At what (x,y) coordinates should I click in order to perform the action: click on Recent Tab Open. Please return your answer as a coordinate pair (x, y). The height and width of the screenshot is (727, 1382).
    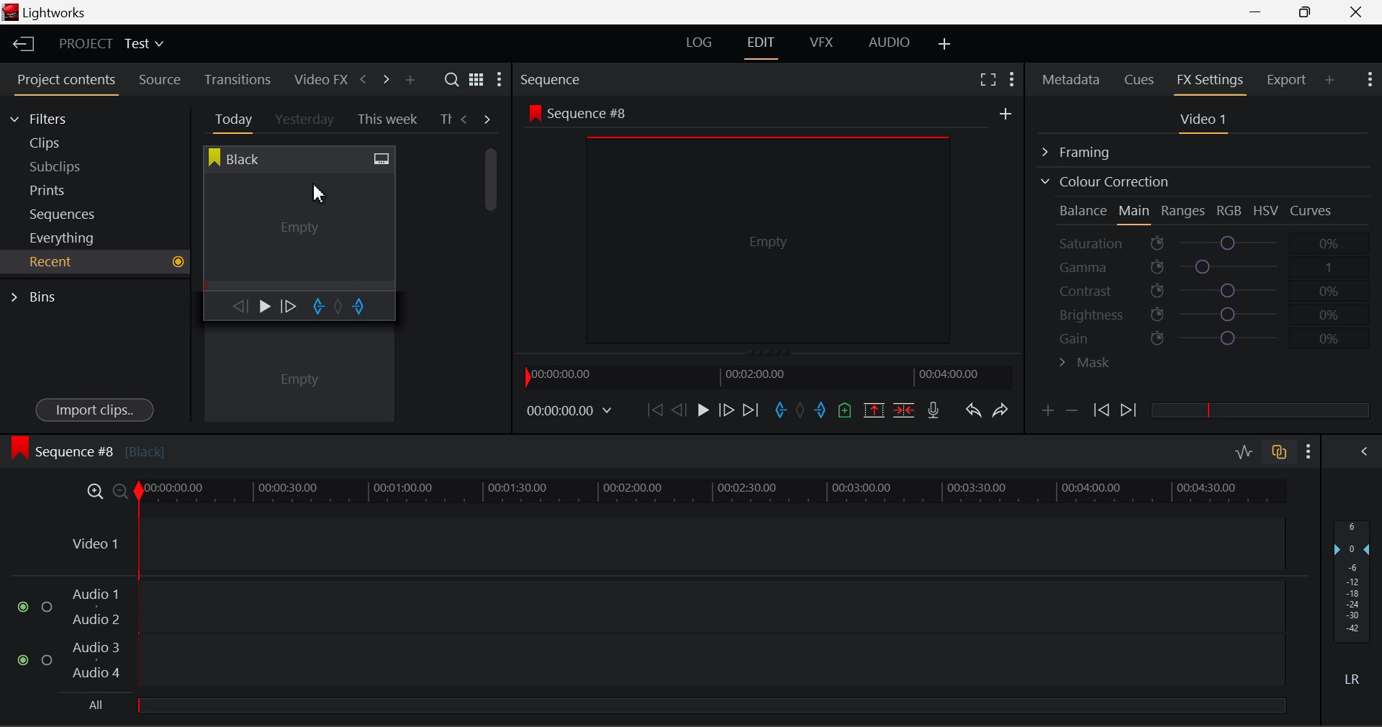
    Looking at the image, I should click on (95, 262).